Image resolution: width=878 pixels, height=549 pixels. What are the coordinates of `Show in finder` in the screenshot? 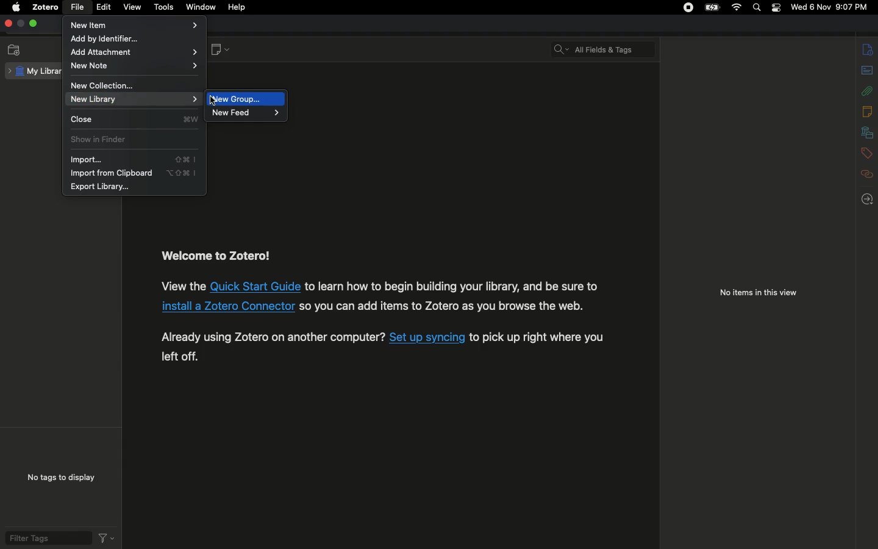 It's located at (101, 141).